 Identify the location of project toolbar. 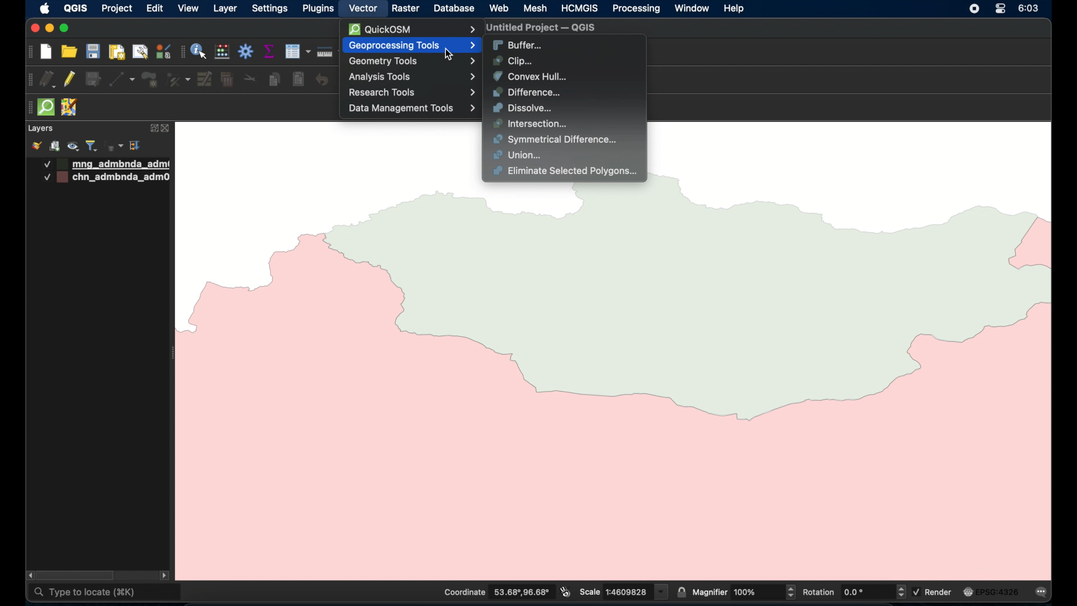
(29, 52).